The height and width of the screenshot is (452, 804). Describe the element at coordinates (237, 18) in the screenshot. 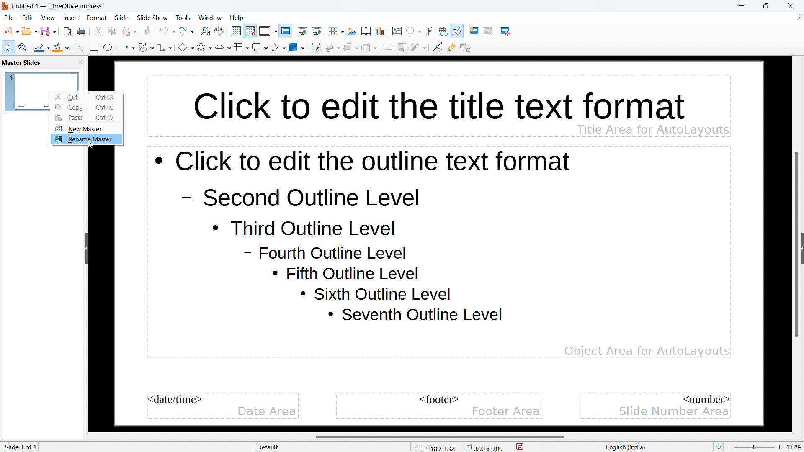

I see `help` at that location.